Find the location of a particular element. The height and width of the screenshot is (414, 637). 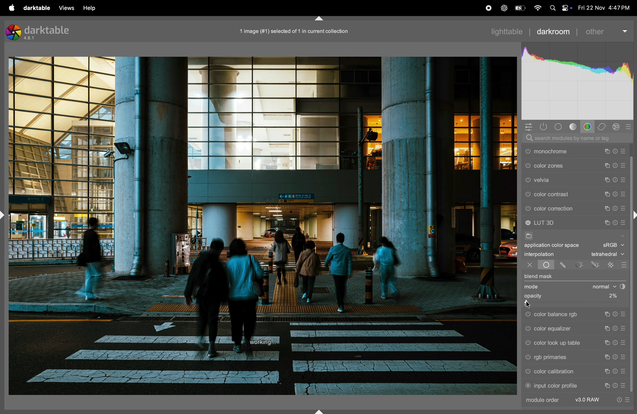

reset is located at coordinates (615, 385).